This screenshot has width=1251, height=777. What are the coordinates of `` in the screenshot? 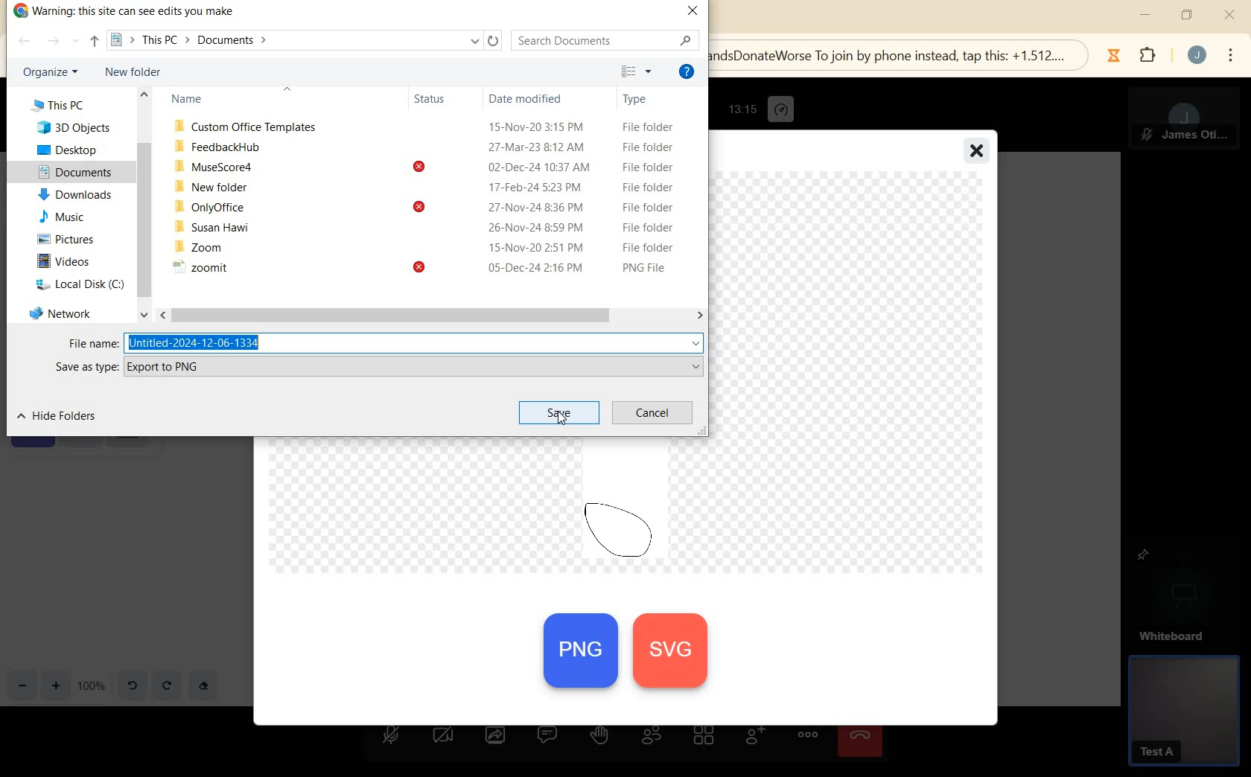 It's located at (421, 206).